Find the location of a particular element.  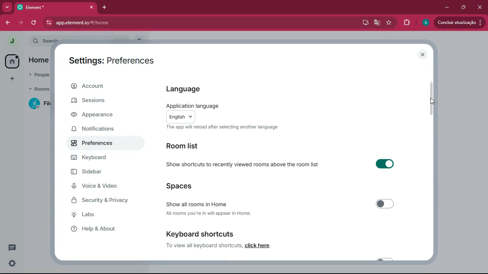

keyboard shortcuts is located at coordinates (200, 234).